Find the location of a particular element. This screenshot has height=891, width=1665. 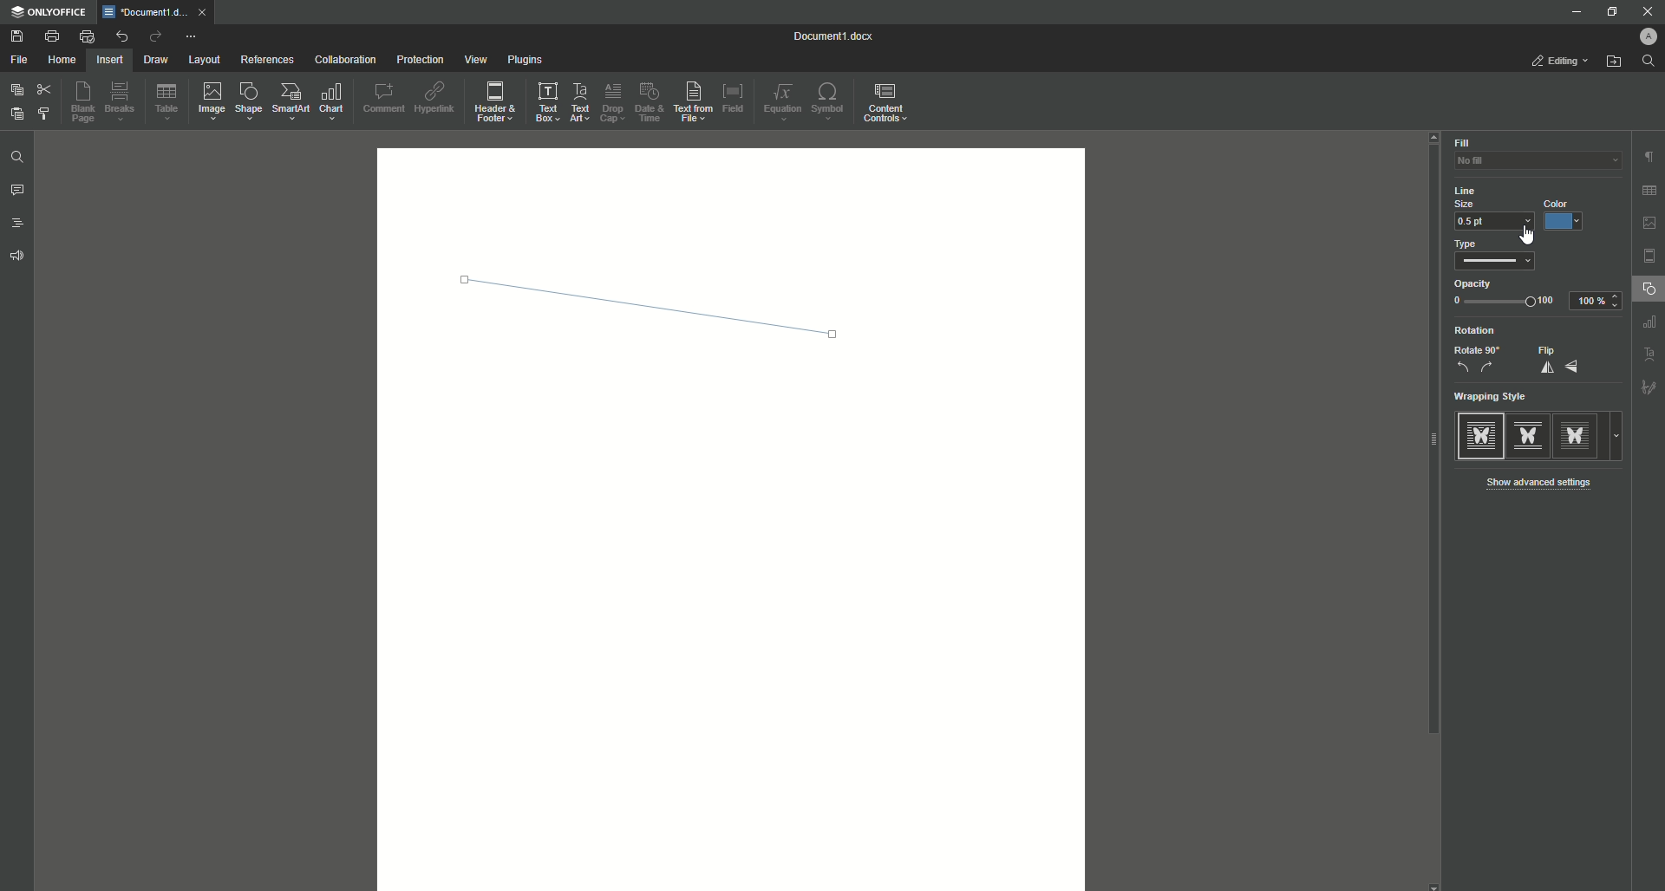

Line Size is located at coordinates (1481, 196).